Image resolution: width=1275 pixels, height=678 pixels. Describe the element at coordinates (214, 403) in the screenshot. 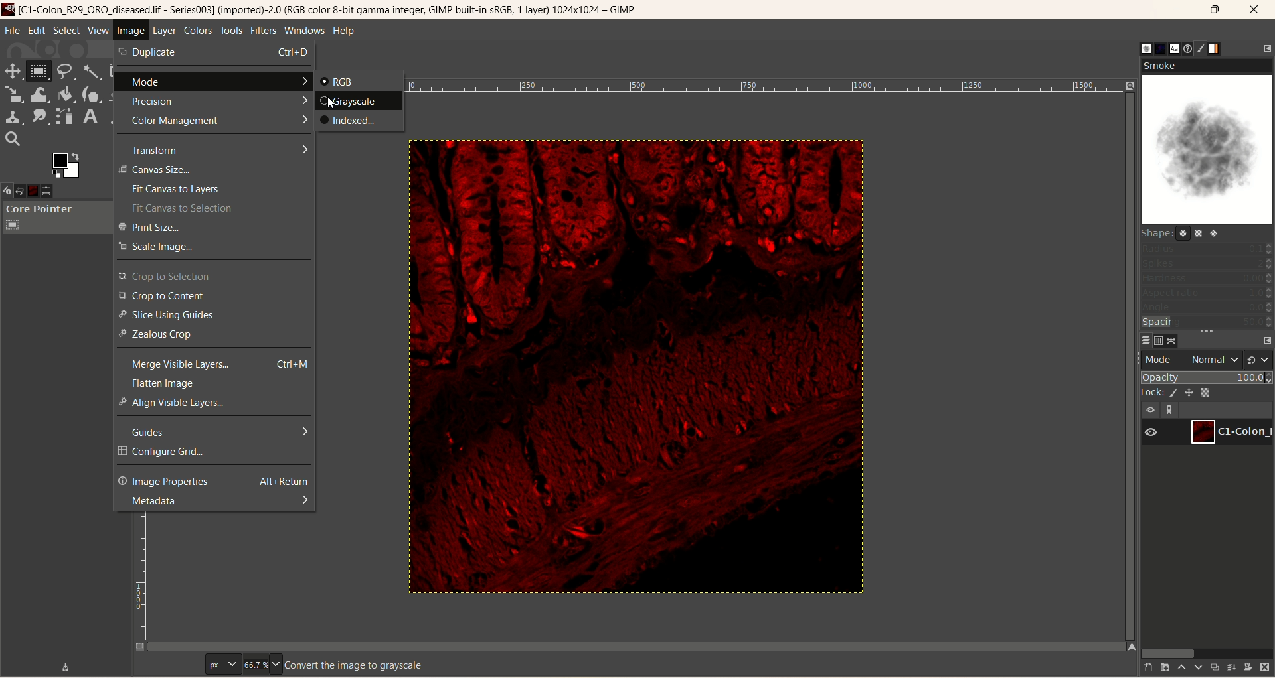

I see `align visible layers` at that location.